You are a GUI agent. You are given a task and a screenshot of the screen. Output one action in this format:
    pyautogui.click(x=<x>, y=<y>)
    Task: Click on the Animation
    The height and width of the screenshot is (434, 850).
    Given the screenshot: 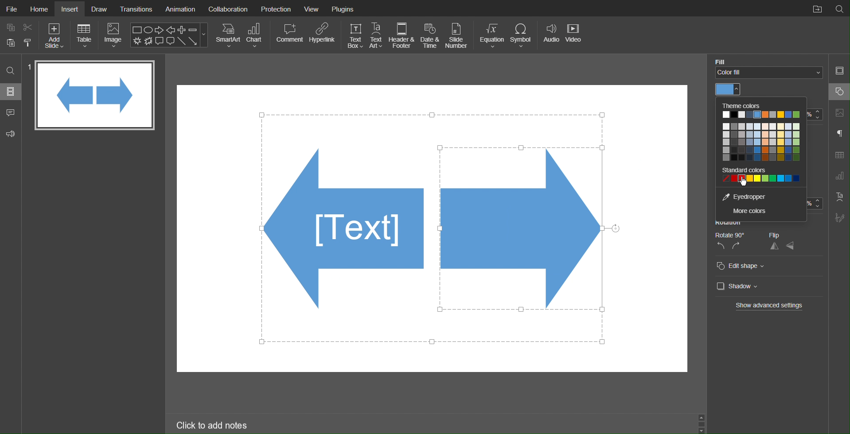 What is the action you would take?
    pyautogui.click(x=180, y=8)
    